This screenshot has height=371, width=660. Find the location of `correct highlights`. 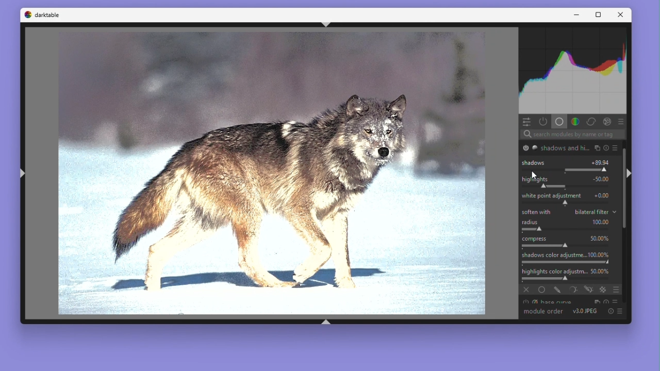

correct highlights is located at coordinates (552, 186).